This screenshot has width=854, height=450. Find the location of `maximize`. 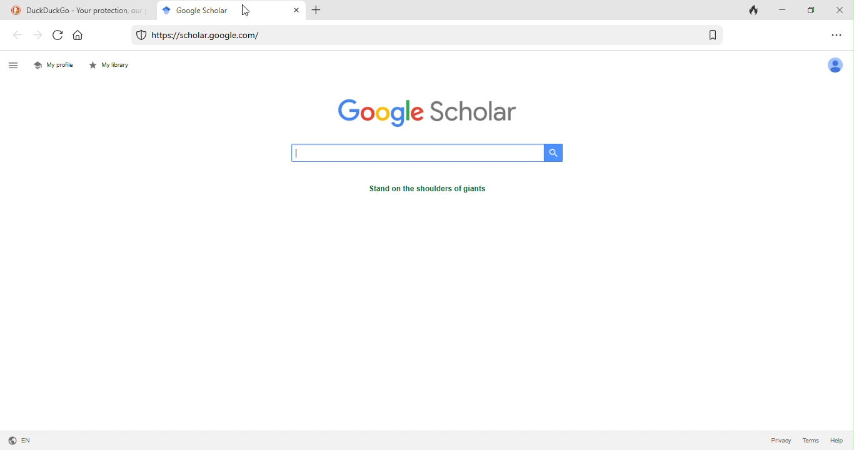

maximize is located at coordinates (813, 9).